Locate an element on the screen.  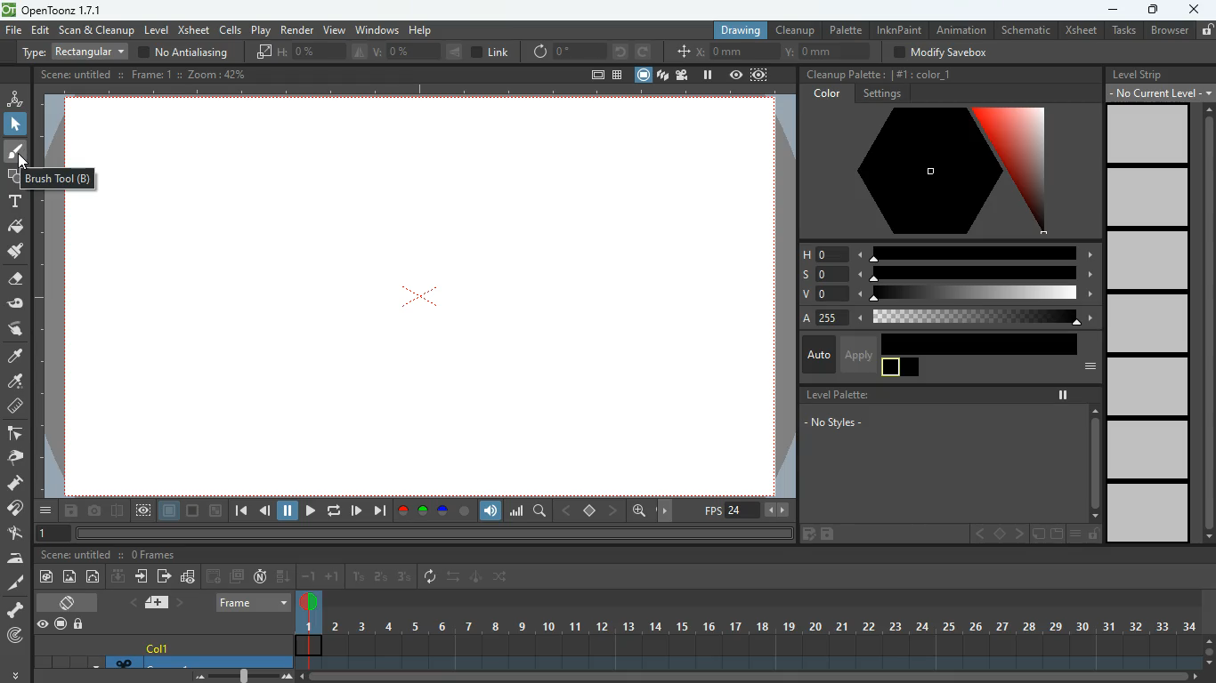
vertical scale is located at coordinates (49, 352).